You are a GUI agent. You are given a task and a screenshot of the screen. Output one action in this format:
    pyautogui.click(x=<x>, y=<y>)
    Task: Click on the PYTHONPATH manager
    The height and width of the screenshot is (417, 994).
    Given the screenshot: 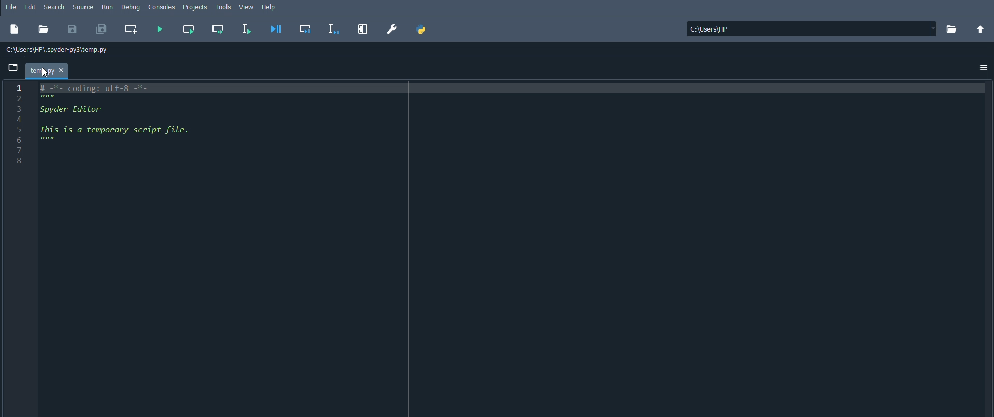 What is the action you would take?
    pyautogui.click(x=421, y=30)
    